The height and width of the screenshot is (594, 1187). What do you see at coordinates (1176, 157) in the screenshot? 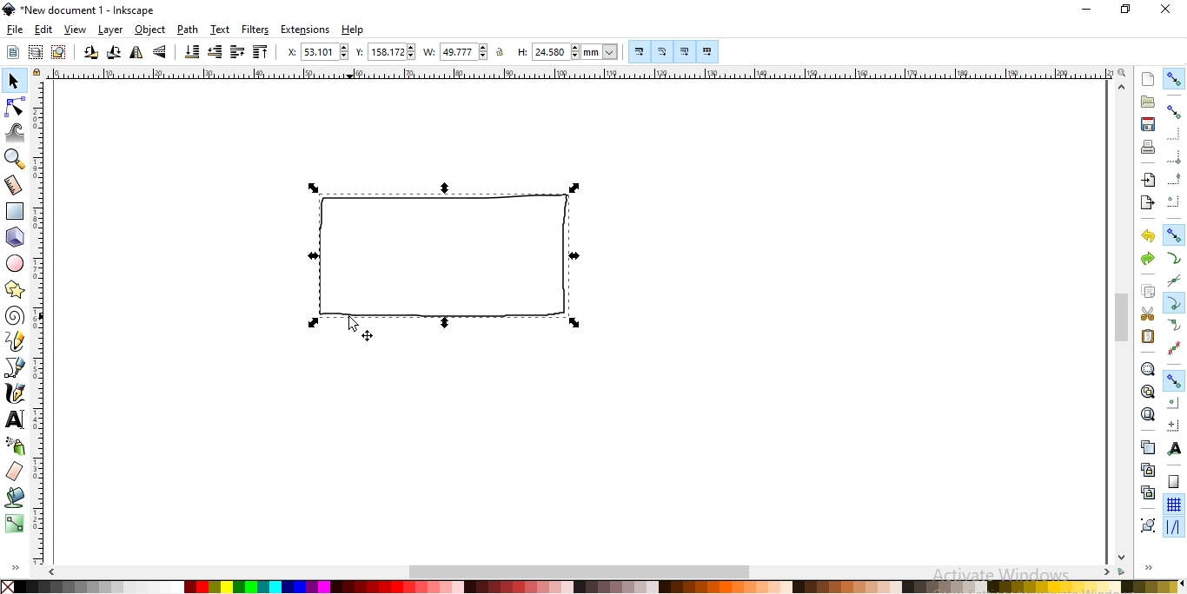
I see `snap bounding box corners` at bounding box center [1176, 157].